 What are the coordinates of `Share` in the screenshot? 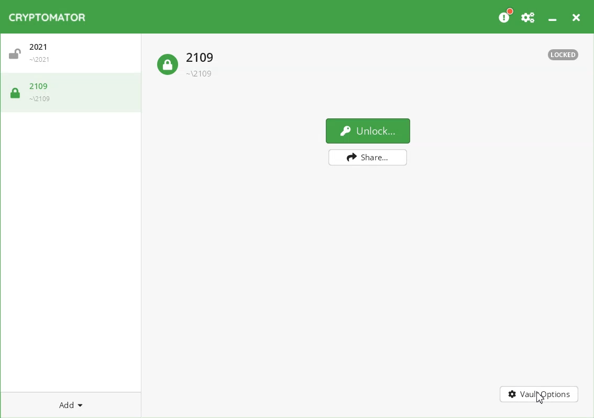 It's located at (368, 158).